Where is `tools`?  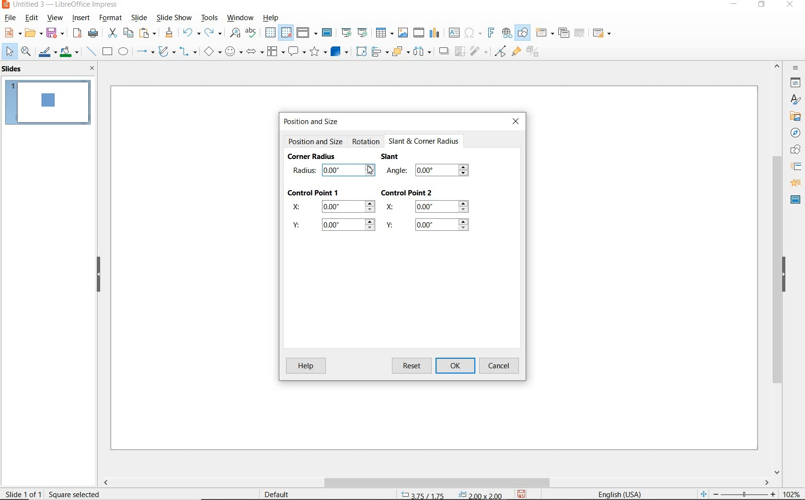 tools is located at coordinates (210, 19).